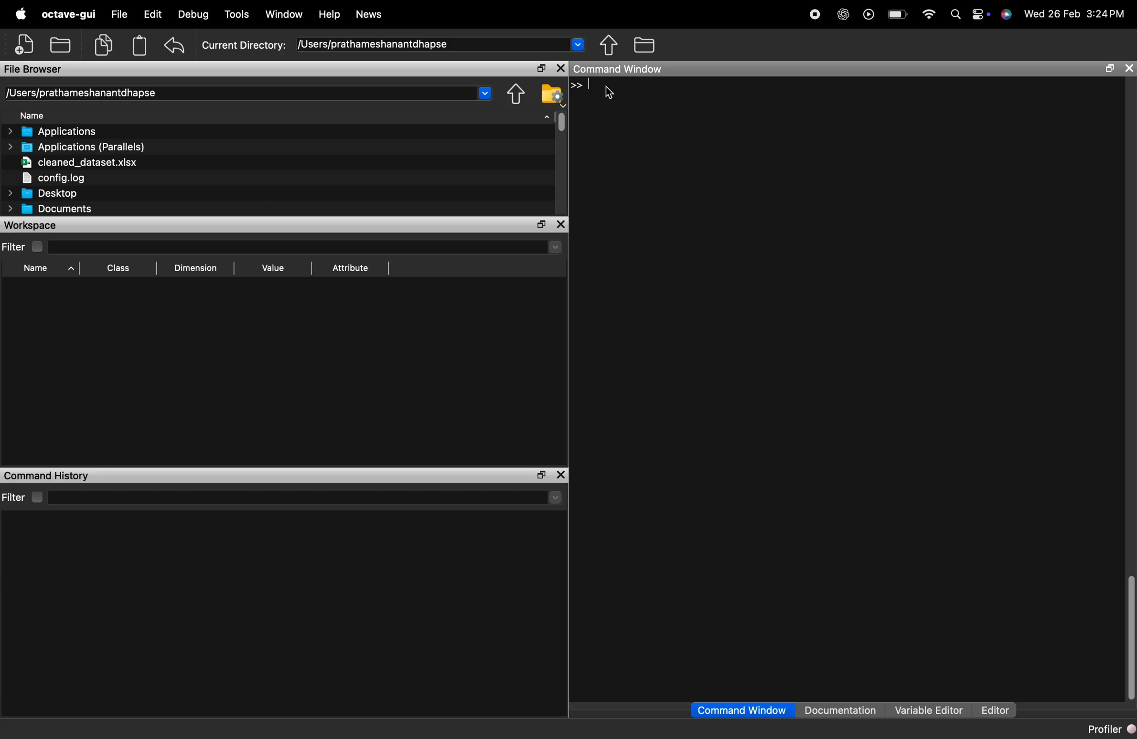 The image size is (1137, 739). Describe the element at coordinates (1107, 69) in the screenshot. I see `maximize` at that location.